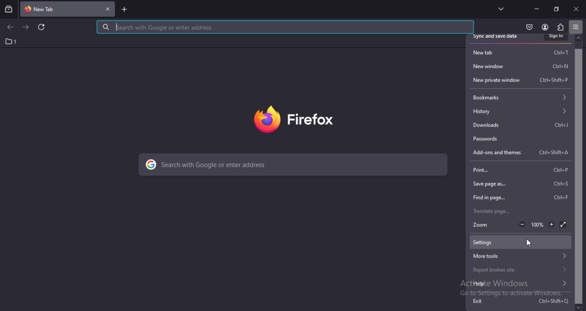 The image size is (586, 311). What do you see at coordinates (522, 224) in the screenshot?
I see `zoom out` at bounding box center [522, 224].